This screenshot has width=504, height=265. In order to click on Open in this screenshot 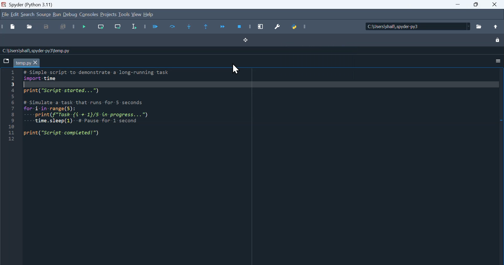, I will do `click(29, 28)`.